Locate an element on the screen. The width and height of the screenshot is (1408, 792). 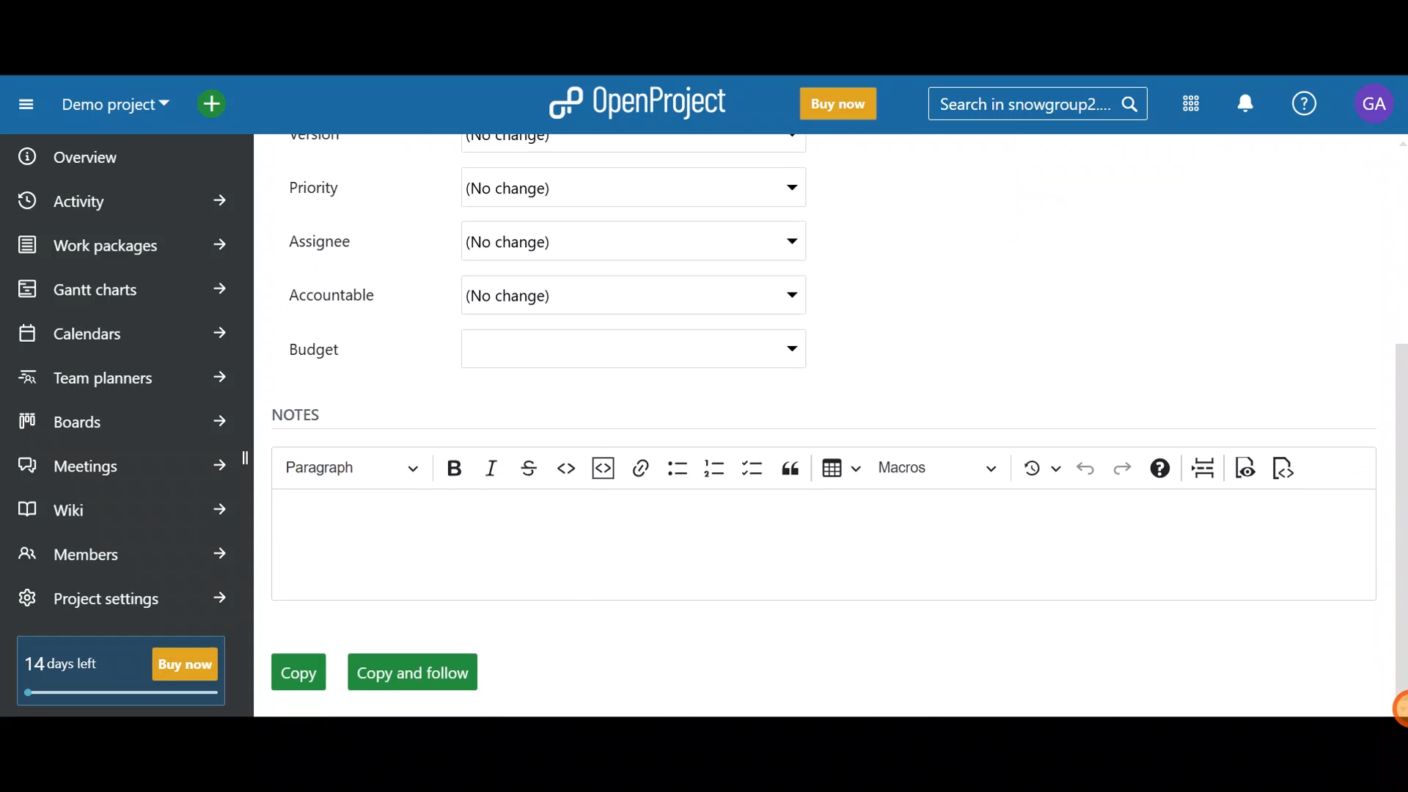
To-do list is located at coordinates (754, 471).